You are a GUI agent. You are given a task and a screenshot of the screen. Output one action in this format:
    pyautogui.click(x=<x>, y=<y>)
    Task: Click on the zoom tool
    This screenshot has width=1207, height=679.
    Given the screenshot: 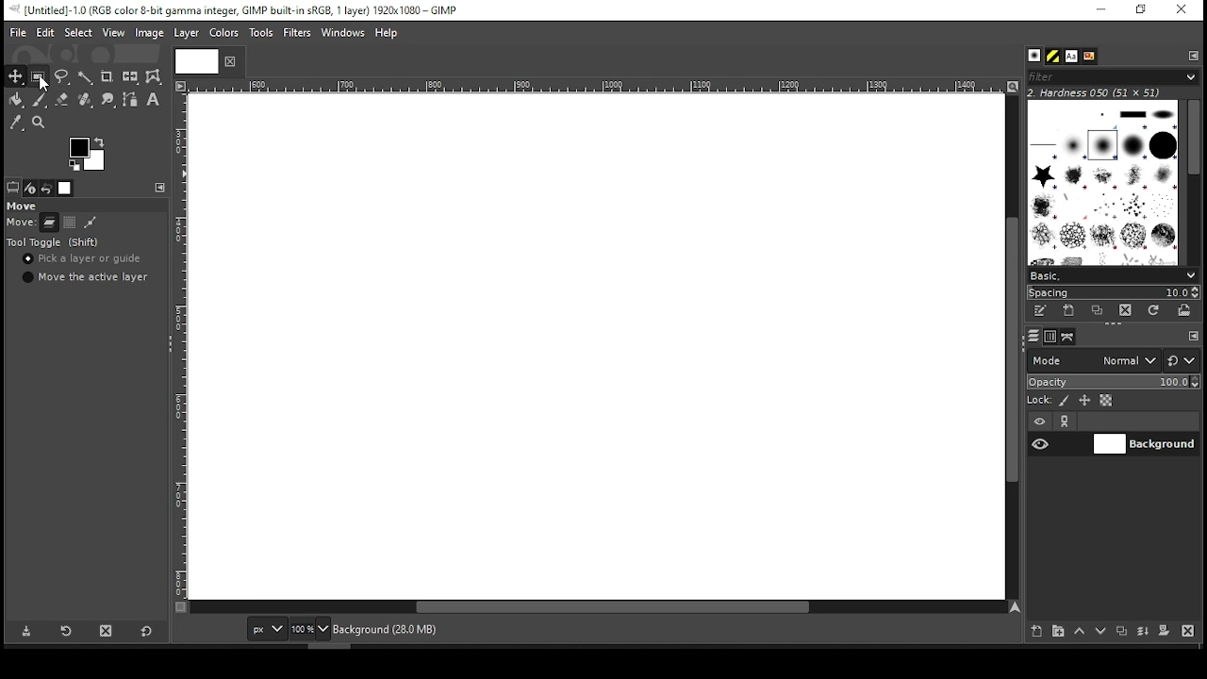 What is the action you would take?
    pyautogui.click(x=40, y=124)
    